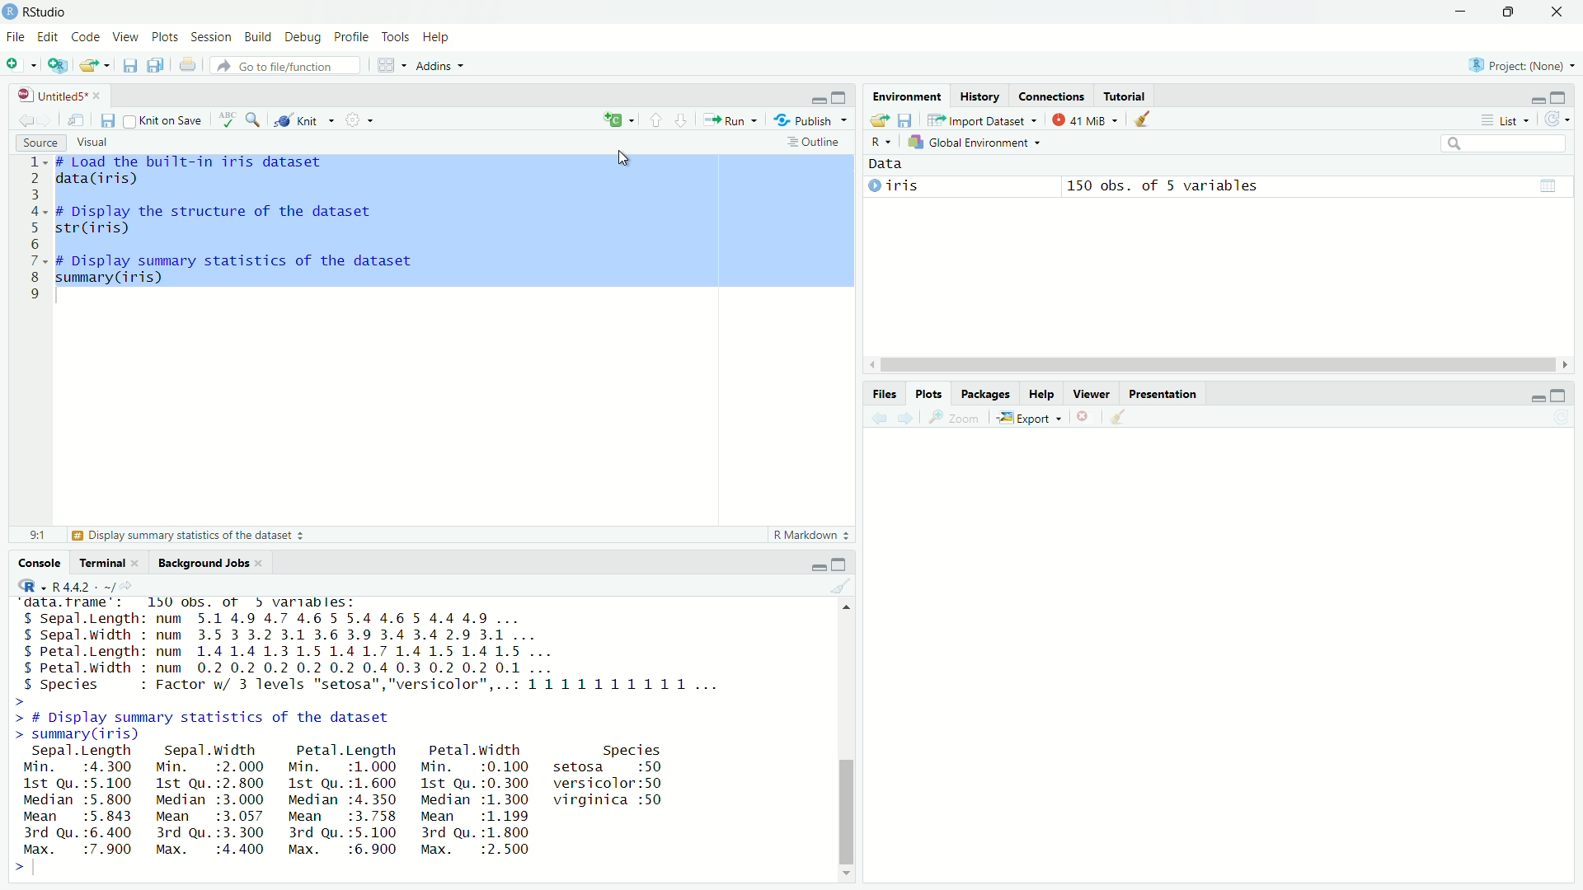 The image size is (1583, 890). What do you see at coordinates (21, 64) in the screenshot?
I see `Open new file` at bounding box center [21, 64].